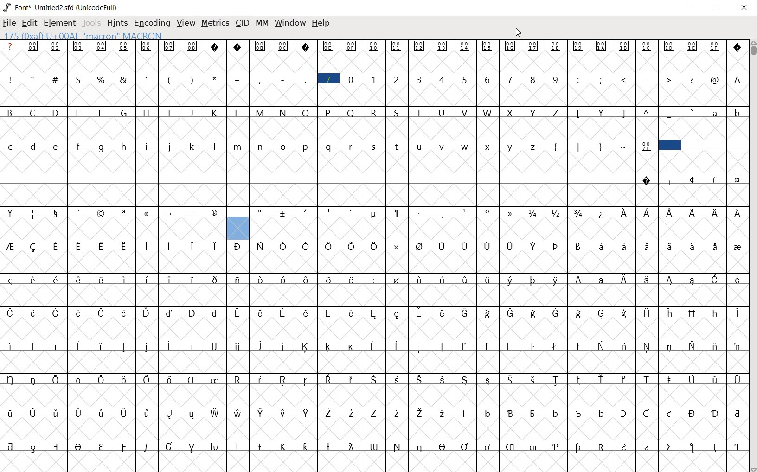 This screenshot has width=757, height=472. Describe the element at coordinates (215, 46) in the screenshot. I see `Symbol` at that location.